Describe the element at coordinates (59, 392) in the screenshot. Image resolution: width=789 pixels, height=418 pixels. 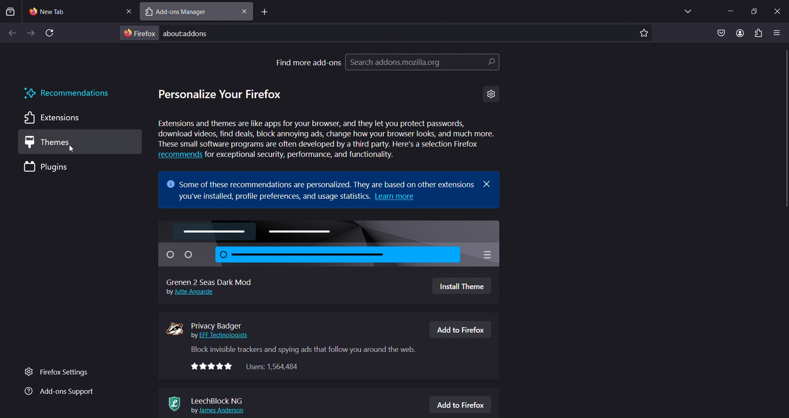
I see `add ons support` at that location.